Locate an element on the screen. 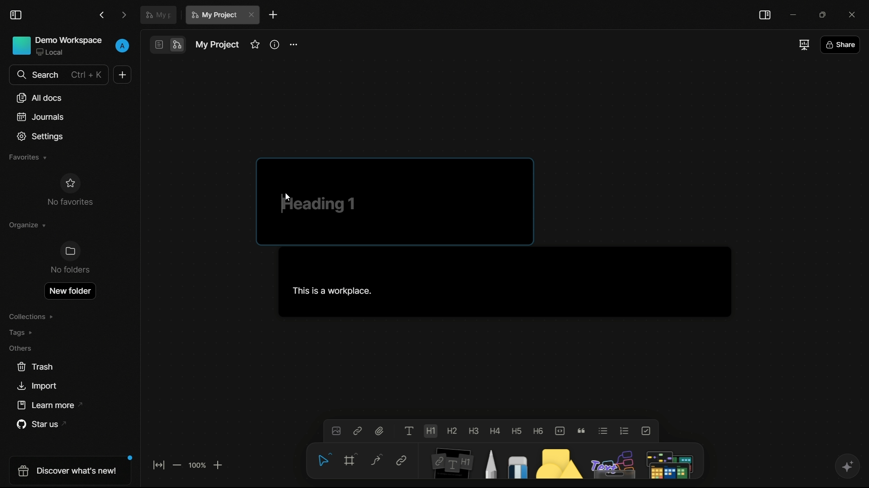 The height and width of the screenshot is (488, 869). learn more is located at coordinates (42, 406).